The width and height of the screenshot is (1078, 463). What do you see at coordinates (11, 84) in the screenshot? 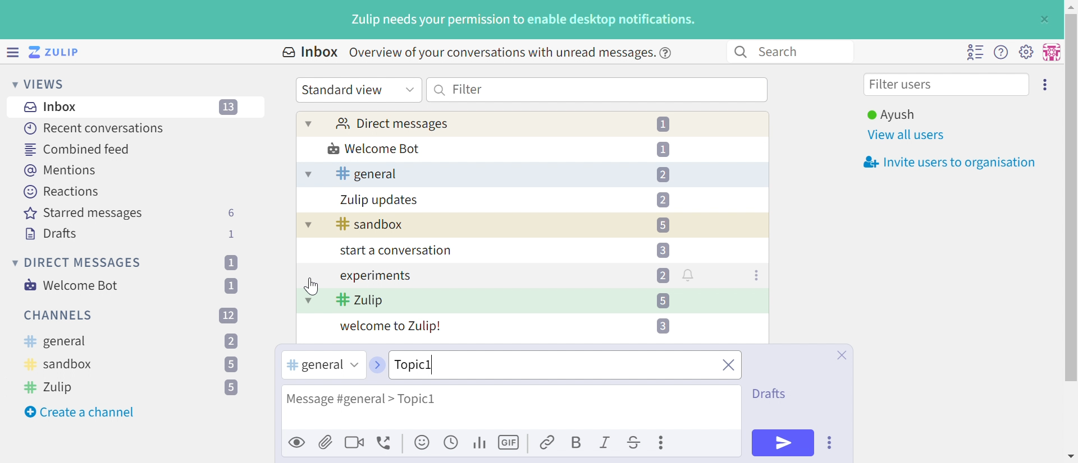
I see `Drop Down` at bounding box center [11, 84].